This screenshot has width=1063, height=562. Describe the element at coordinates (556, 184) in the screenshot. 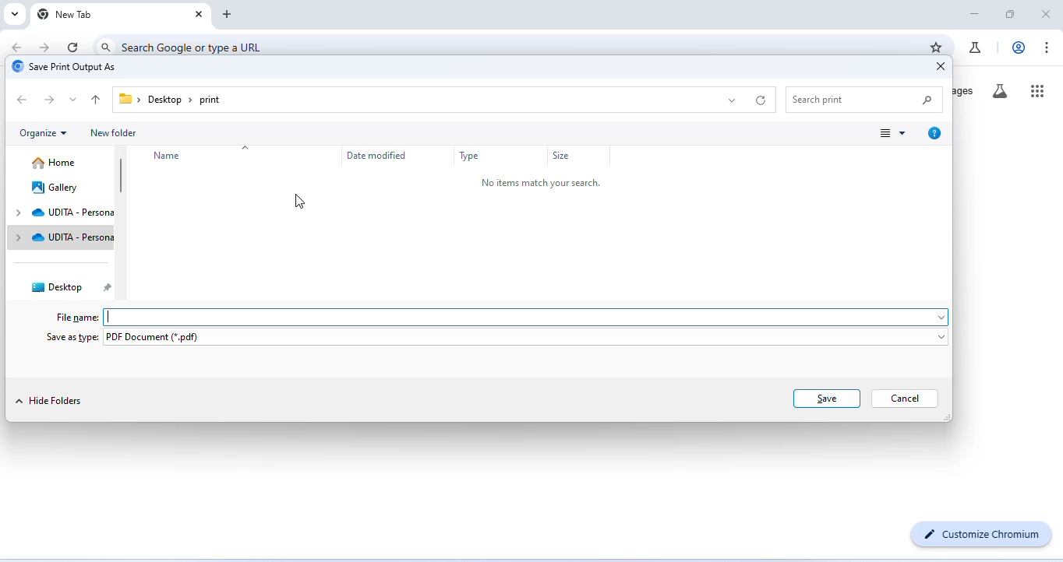

I see `no items match your search` at that location.